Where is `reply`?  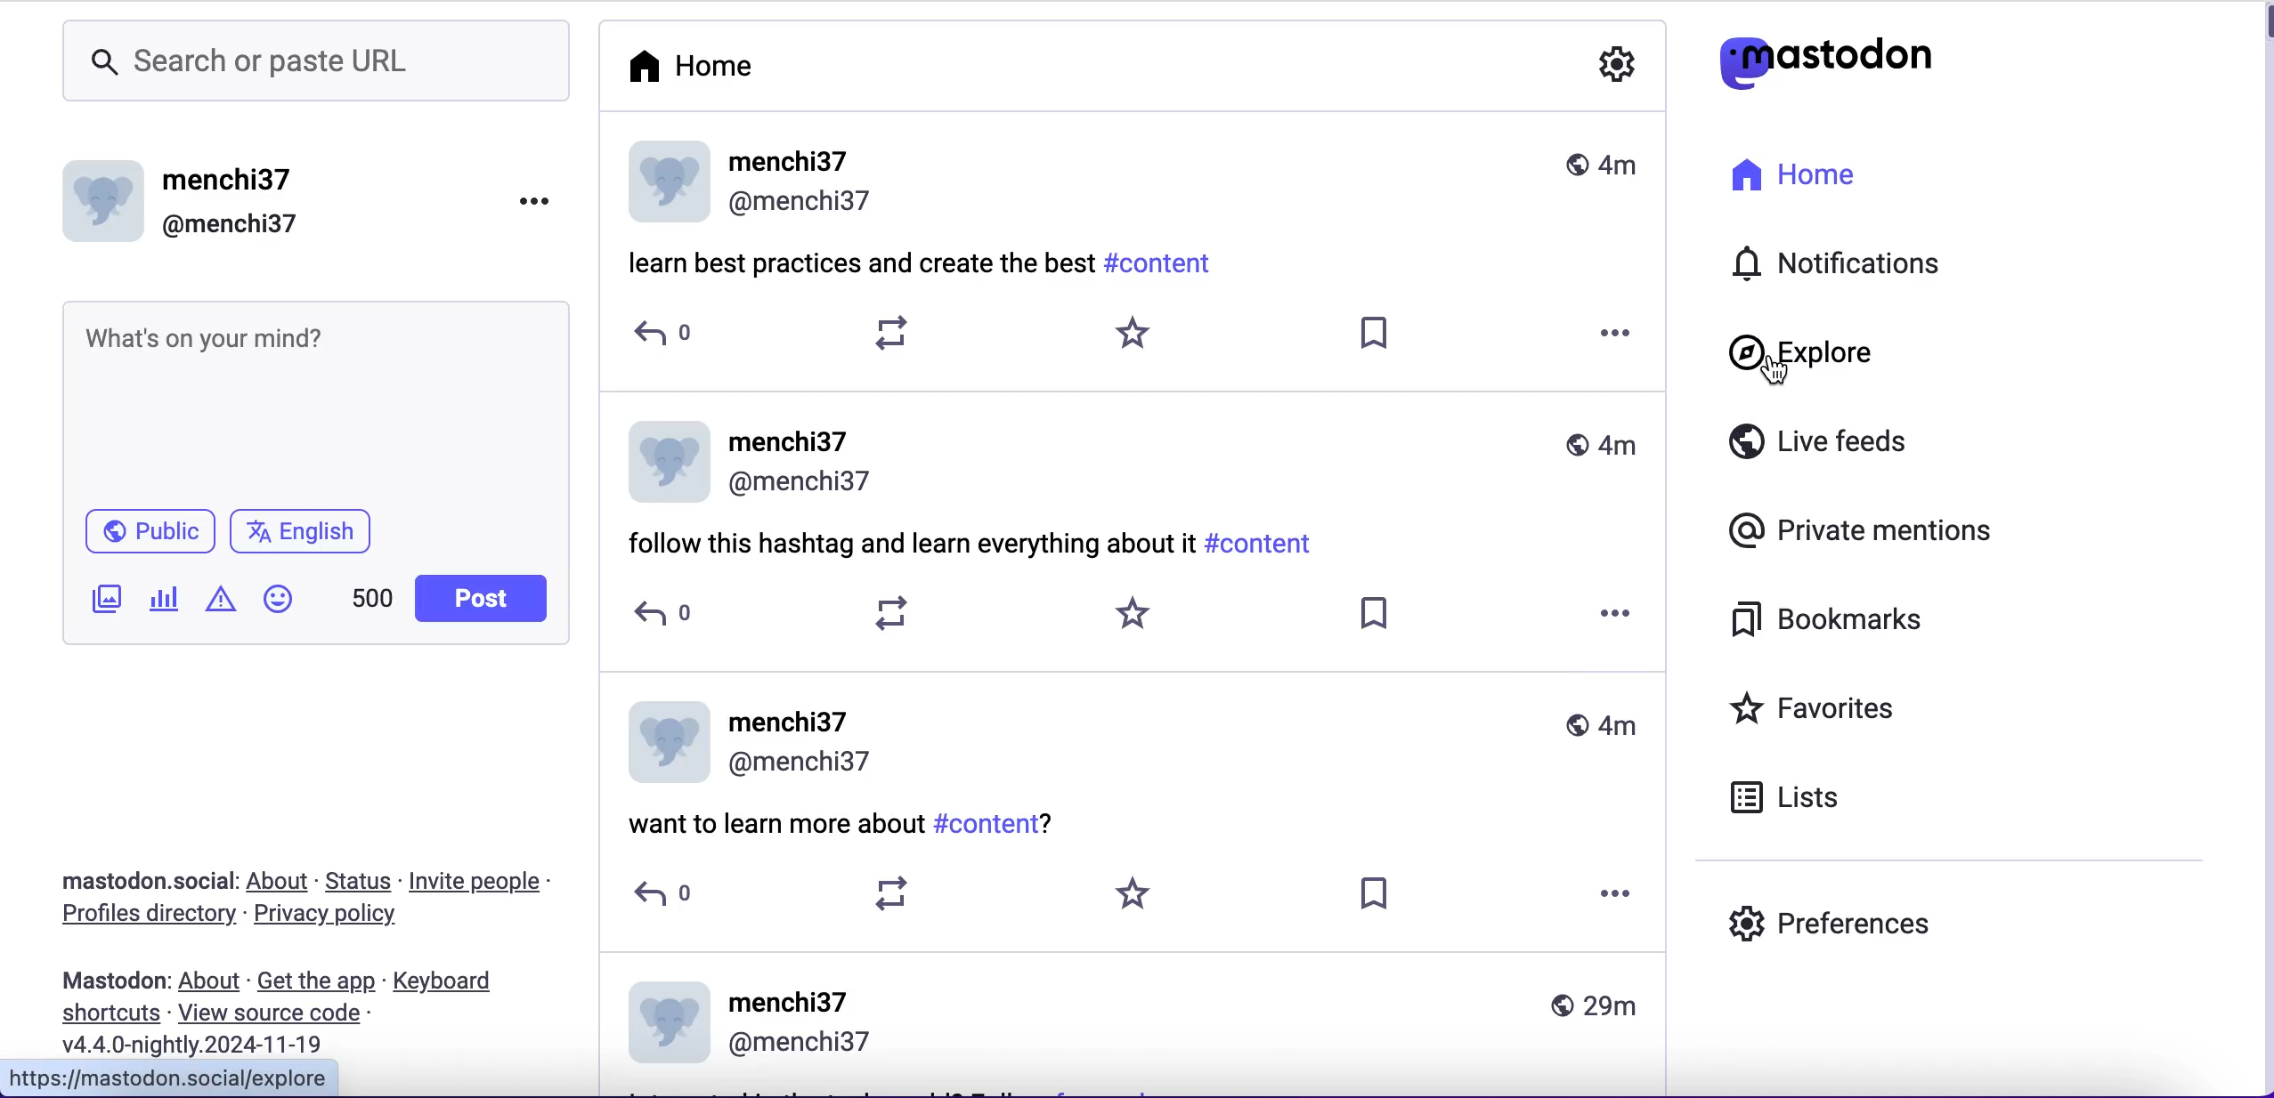
reply is located at coordinates (664, 892).